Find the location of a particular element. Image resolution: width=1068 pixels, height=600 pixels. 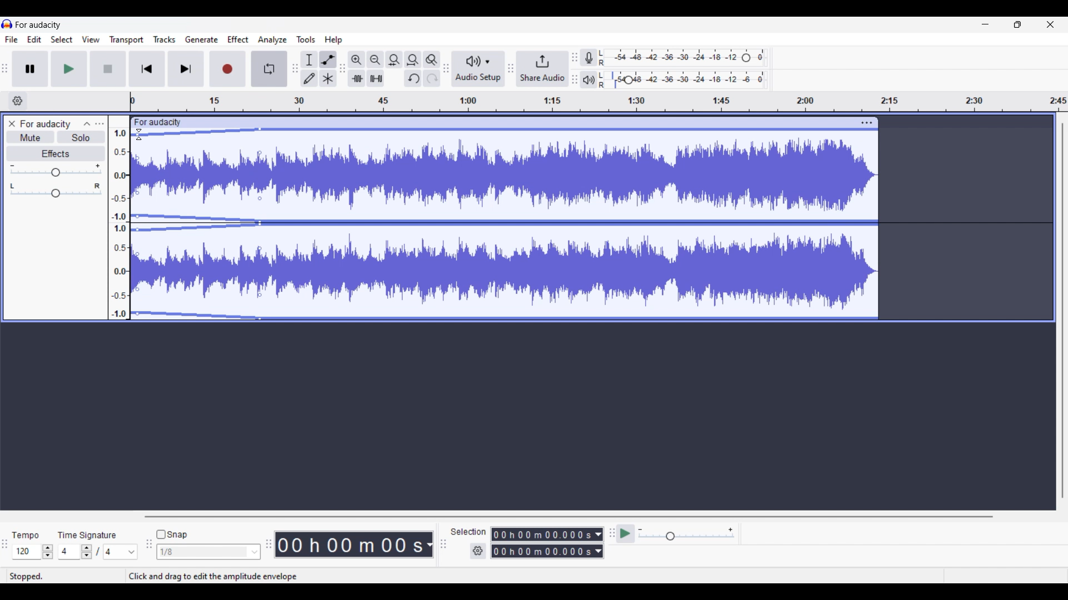

logo is located at coordinates (7, 24).